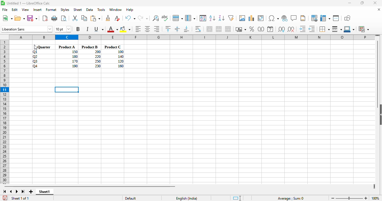 The image size is (382, 201). Describe the element at coordinates (294, 18) in the screenshot. I see `insert comment` at that location.